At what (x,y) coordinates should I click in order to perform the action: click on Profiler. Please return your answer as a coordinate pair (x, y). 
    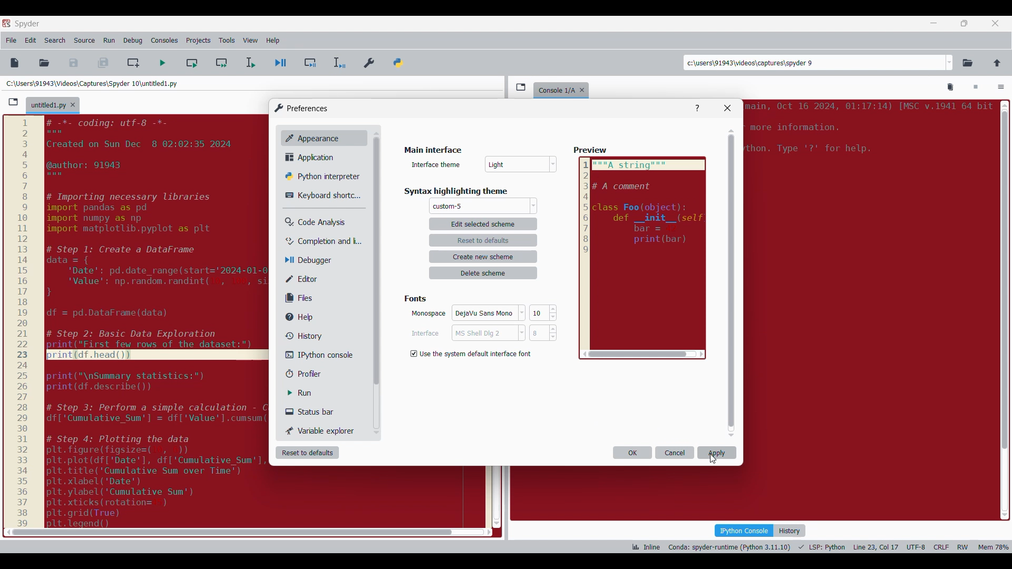
    Looking at the image, I should click on (313, 374).